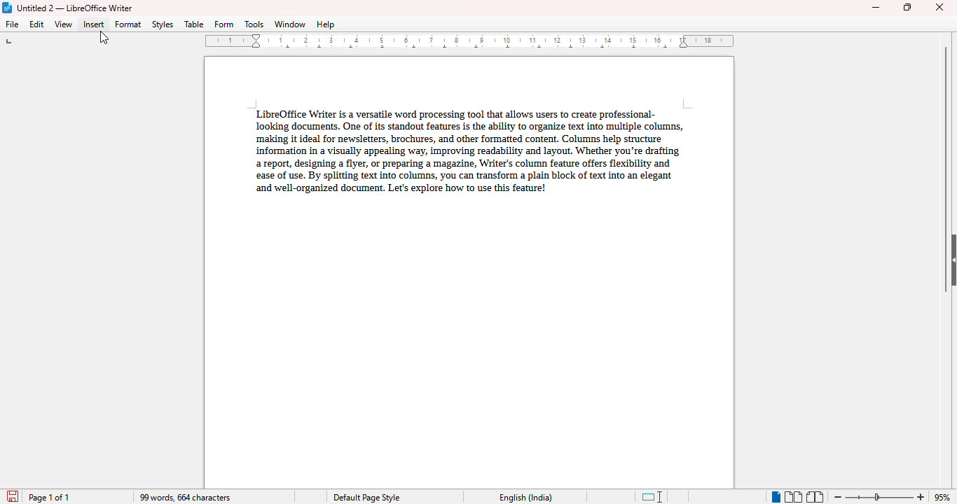 Image resolution: width=957 pixels, height=504 pixels. What do you see at coordinates (944, 496) in the screenshot?
I see `95% (current zoom level)` at bounding box center [944, 496].